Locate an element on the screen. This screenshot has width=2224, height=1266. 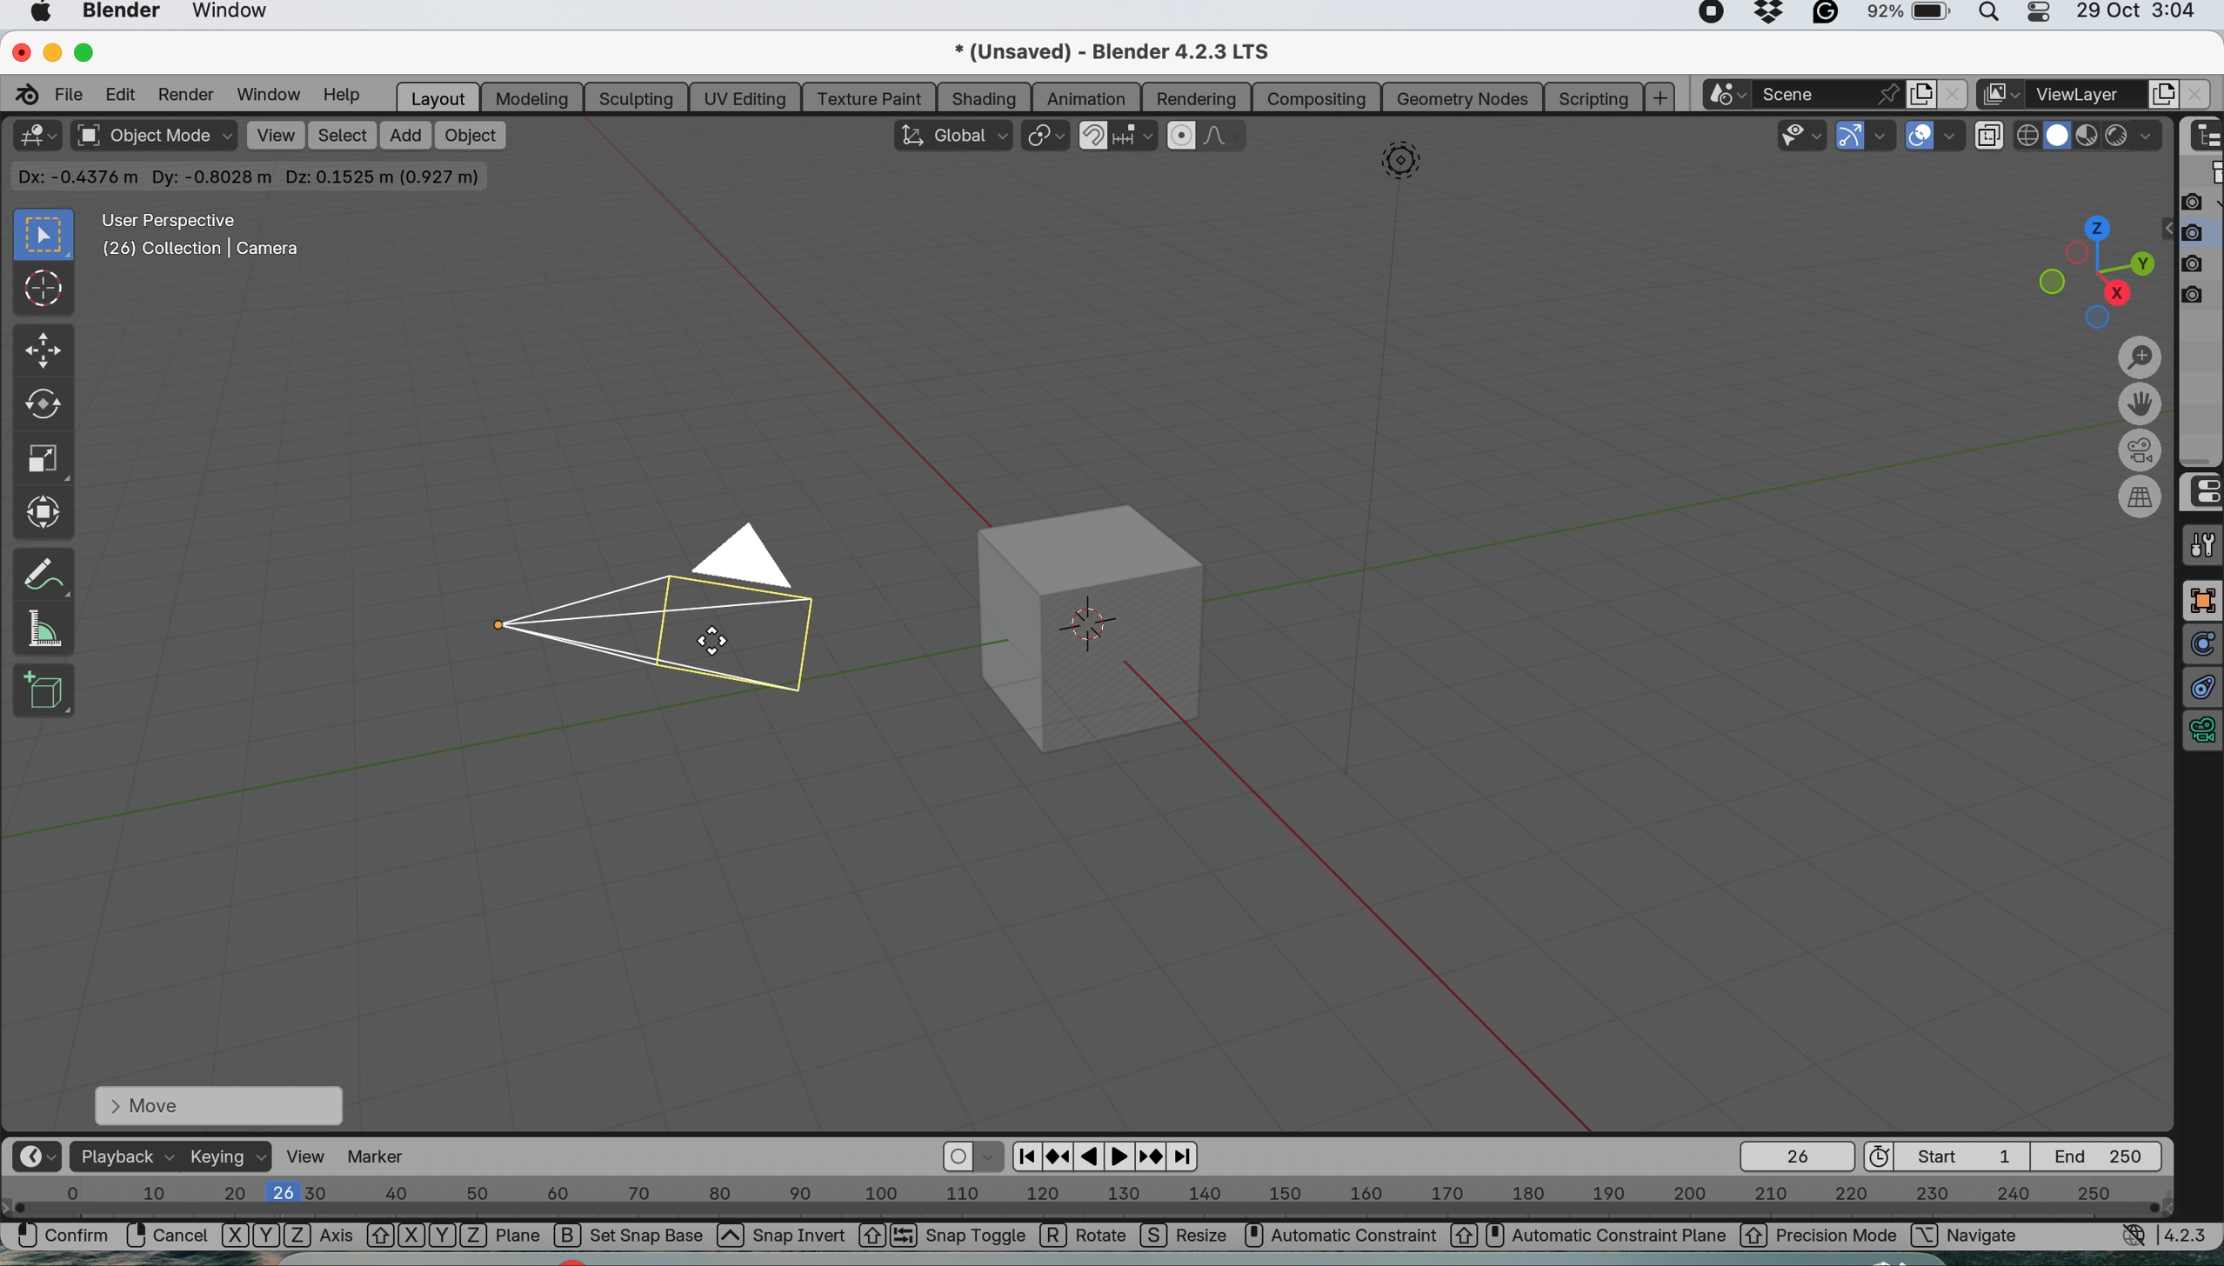
transform pivot point is located at coordinates (1045, 136).